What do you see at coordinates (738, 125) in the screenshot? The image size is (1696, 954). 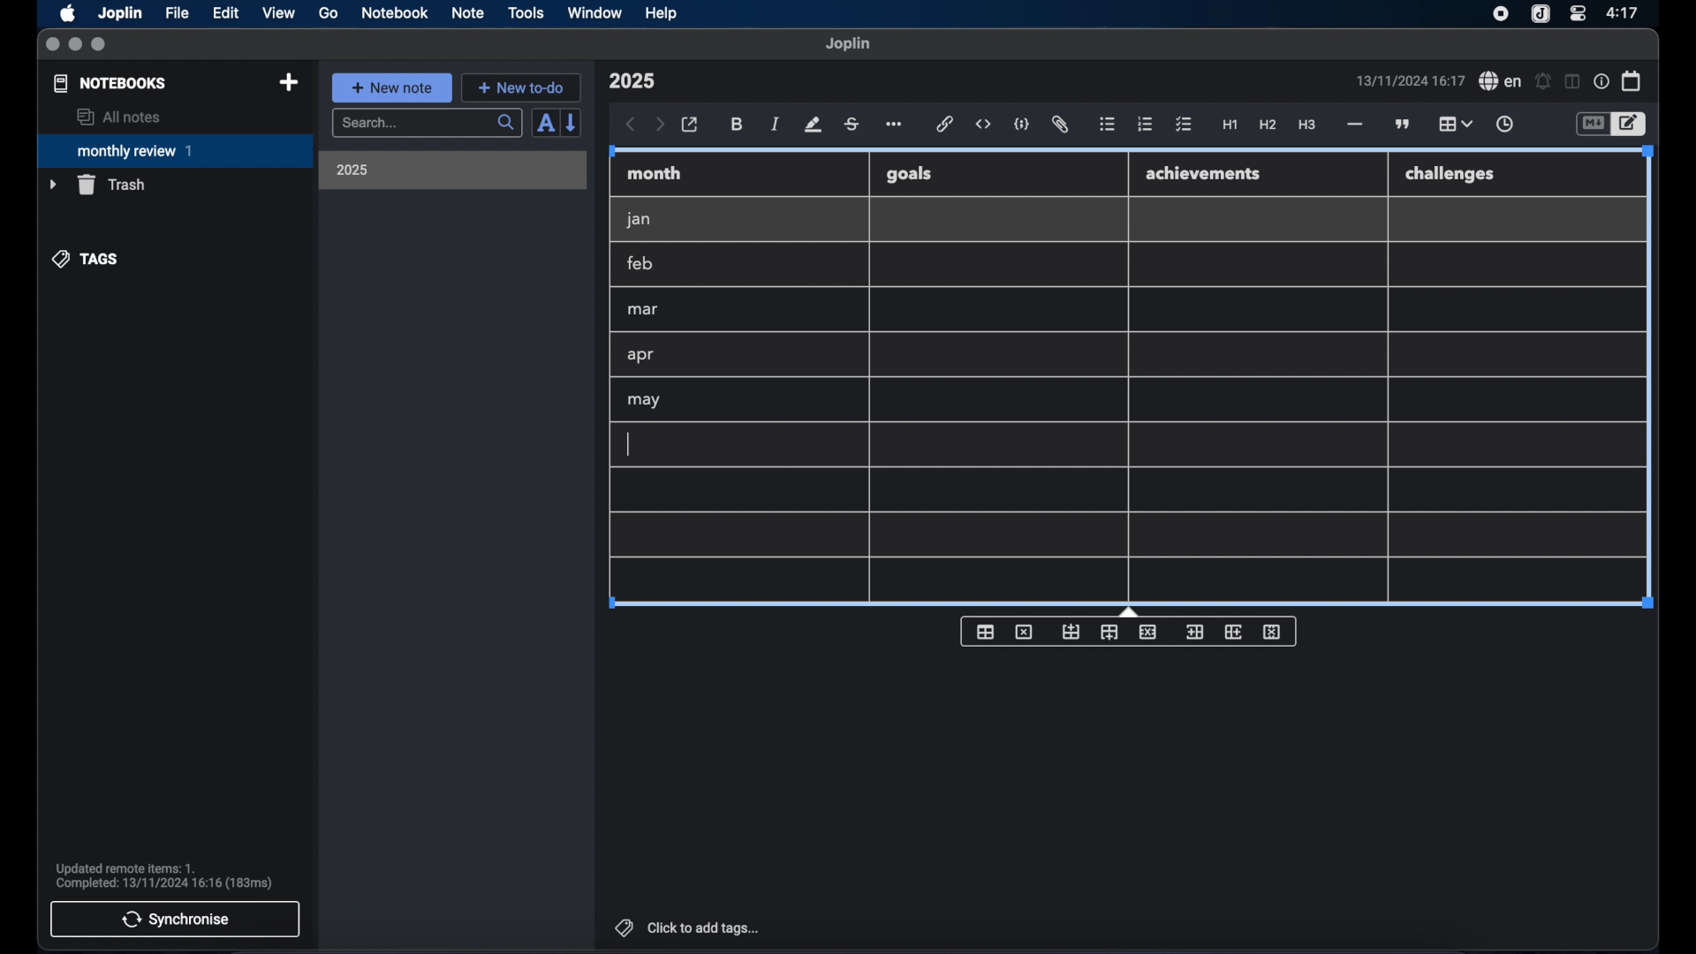 I see `bold` at bounding box center [738, 125].